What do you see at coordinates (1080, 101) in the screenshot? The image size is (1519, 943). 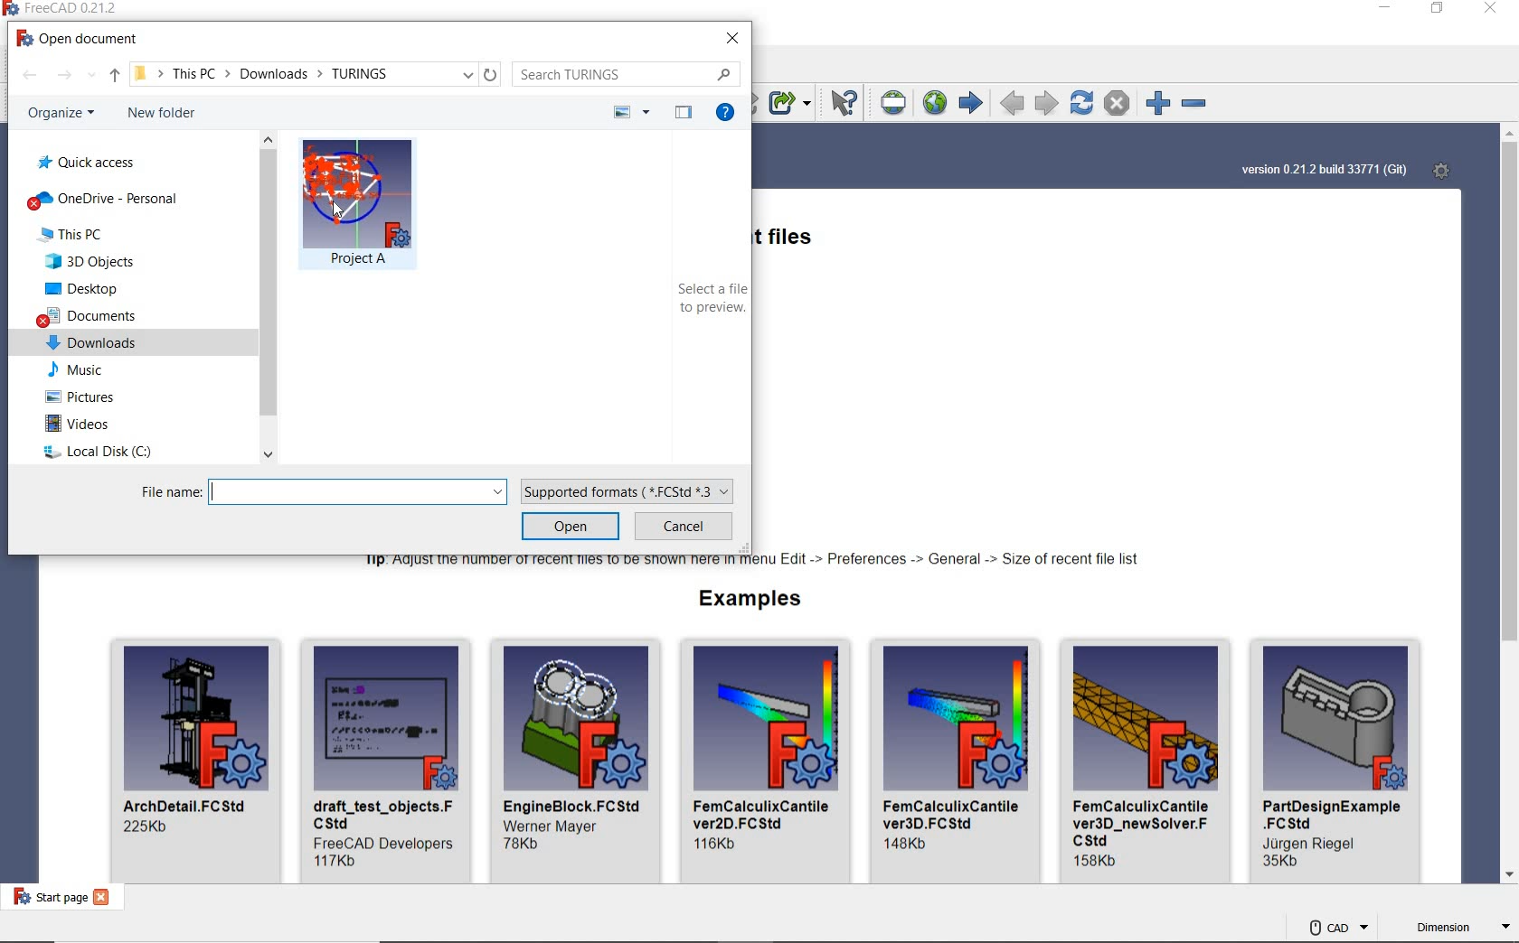 I see `REFRESH WEBPAGE` at bounding box center [1080, 101].